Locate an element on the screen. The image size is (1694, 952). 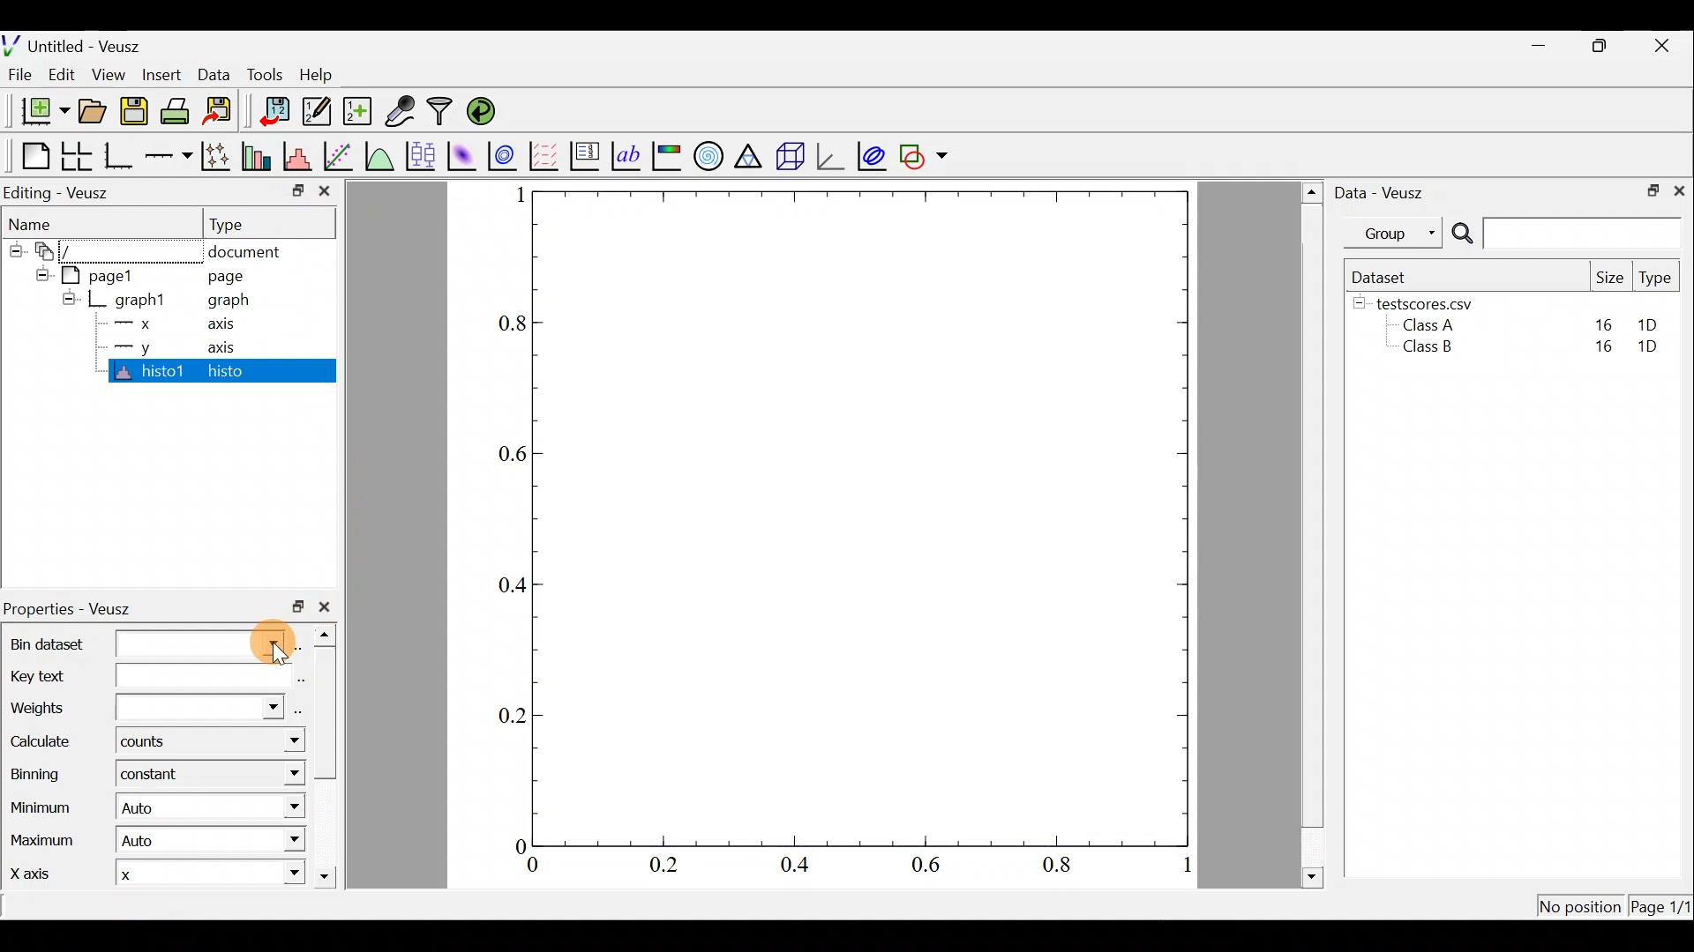
page is located at coordinates (236, 279).